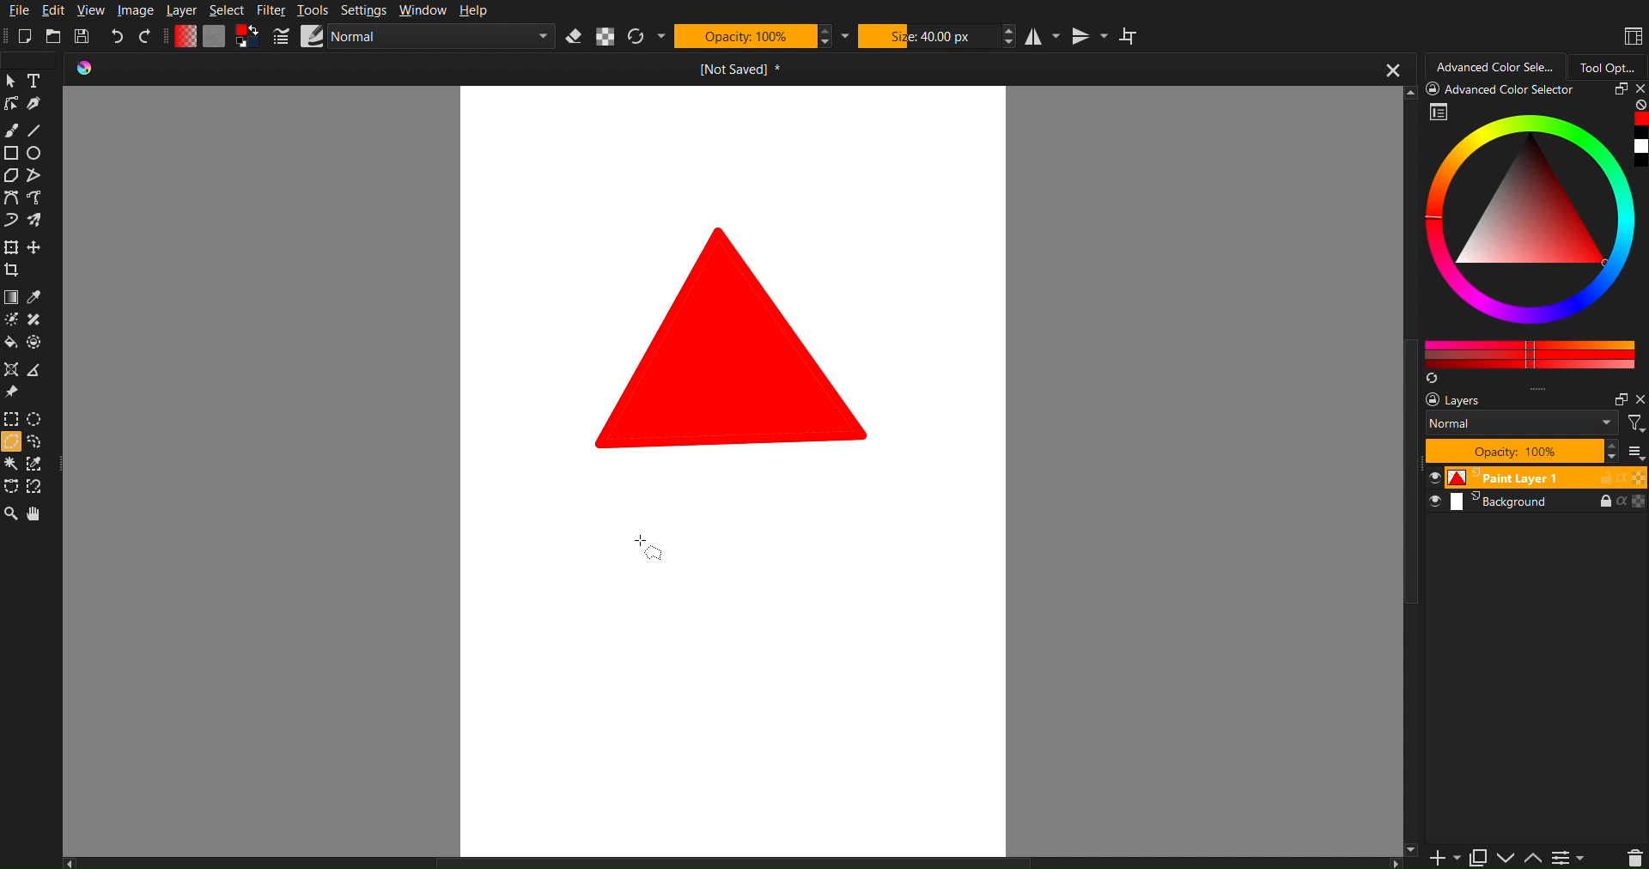 This screenshot has height=869, width=1649. What do you see at coordinates (10, 419) in the screenshot?
I see `Selection square` at bounding box center [10, 419].